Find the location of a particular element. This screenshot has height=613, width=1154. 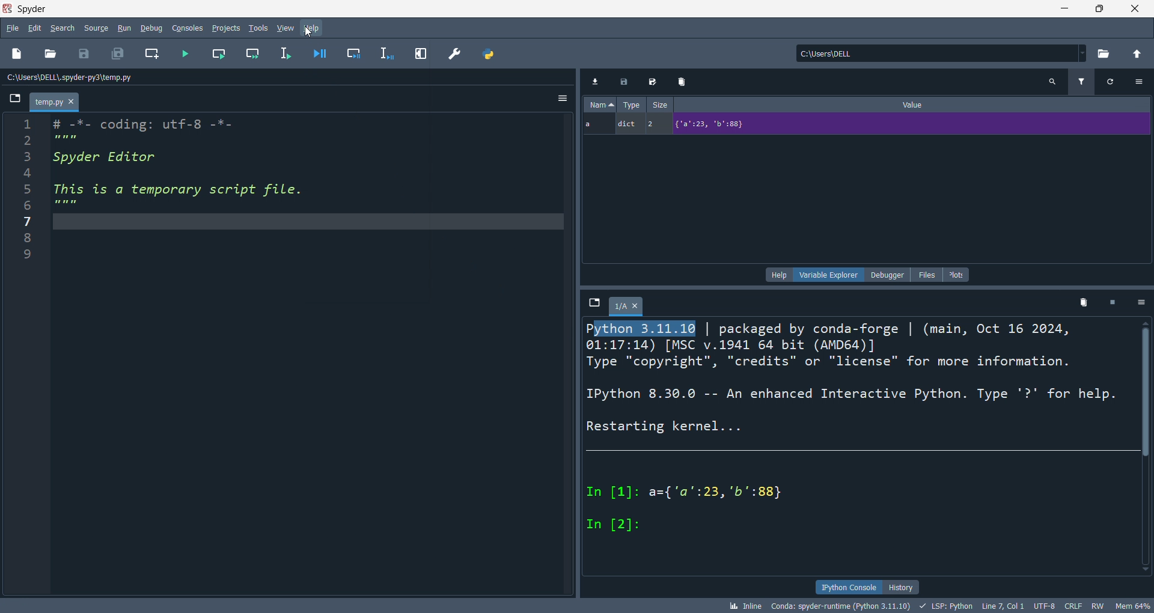

save is located at coordinates (85, 55).